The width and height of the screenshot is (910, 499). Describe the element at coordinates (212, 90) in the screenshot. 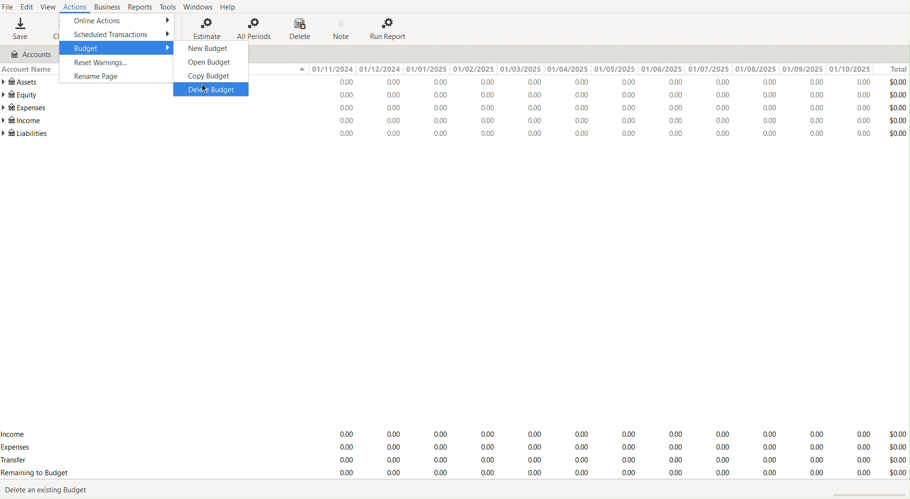

I see `Delete Budget` at that location.